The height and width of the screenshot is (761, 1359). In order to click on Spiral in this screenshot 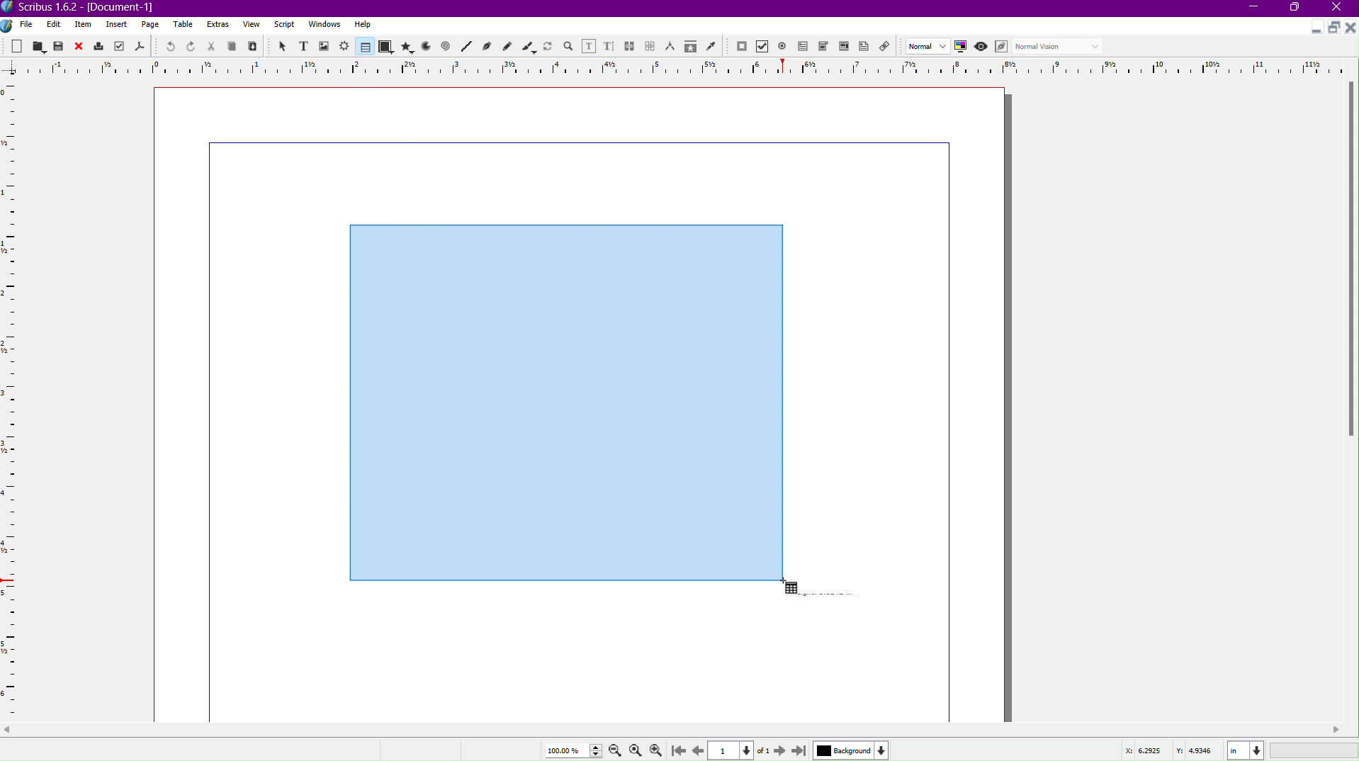, I will do `click(446, 47)`.